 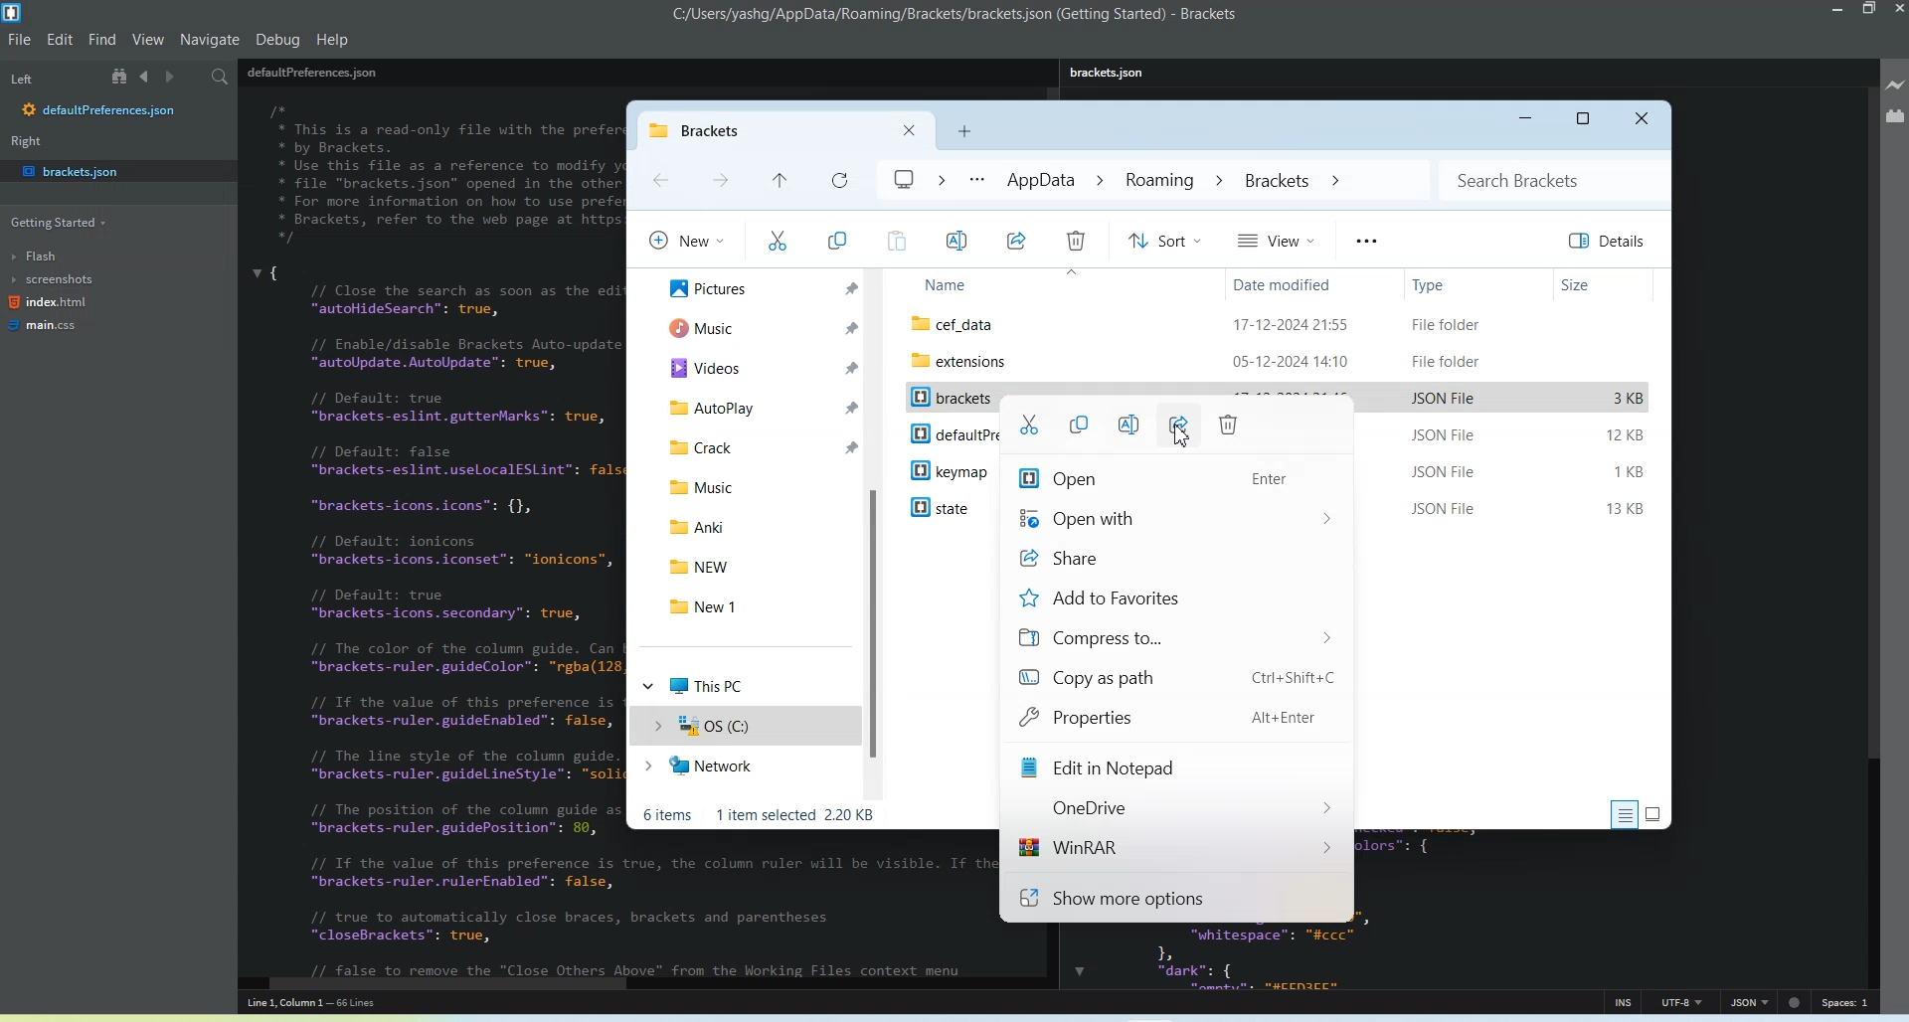 I want to click on Edit in Notepad, so click(x=1176, y=769).